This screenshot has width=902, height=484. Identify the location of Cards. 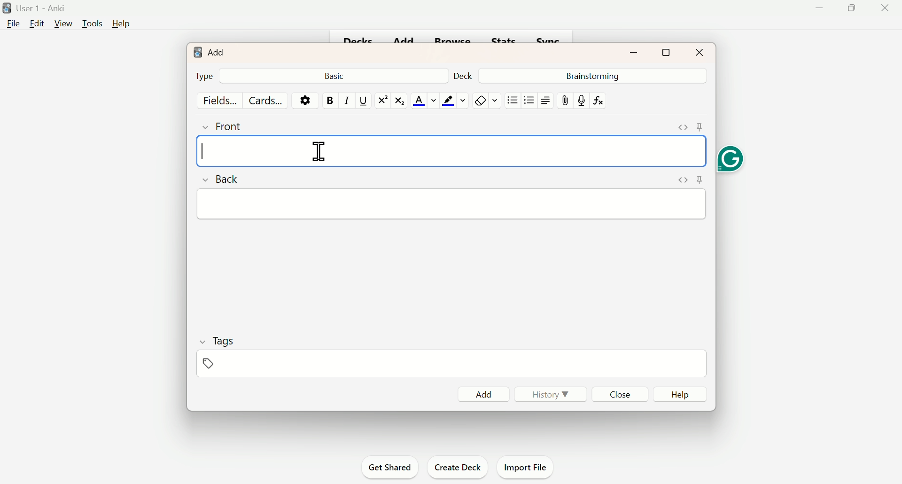
(265, 100).